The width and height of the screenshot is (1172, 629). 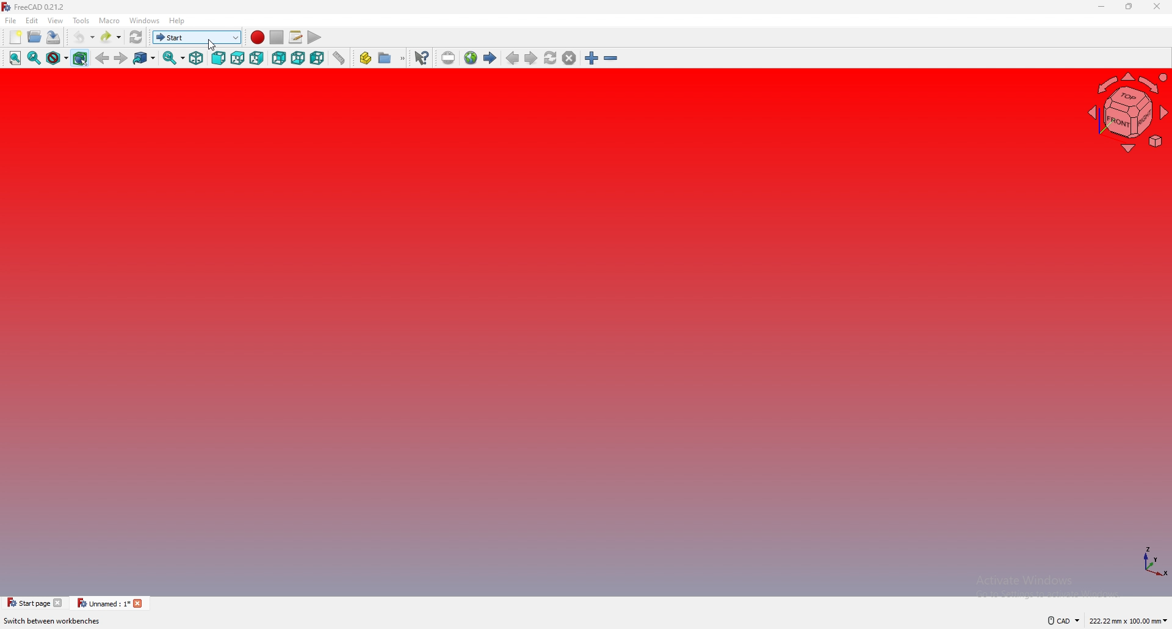 What do you see at coordinates (551, 57) in the screenshot?
I see `refresh webpage` at bounding box center [551, 57].